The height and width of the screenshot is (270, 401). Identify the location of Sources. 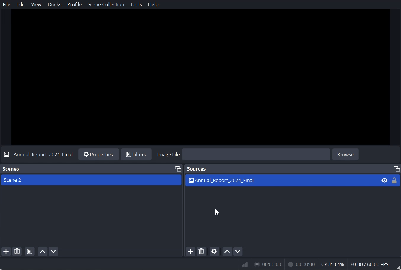
(197, 169).